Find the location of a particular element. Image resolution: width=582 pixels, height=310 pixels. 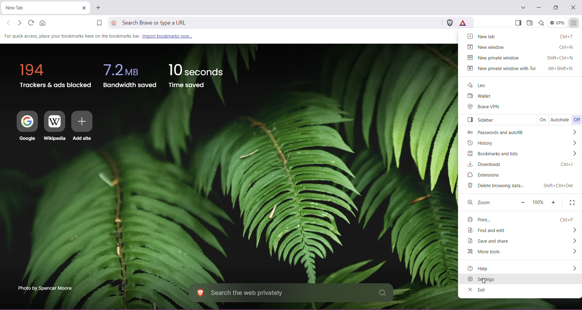

Reload this page is located at coordinates (30, 22).